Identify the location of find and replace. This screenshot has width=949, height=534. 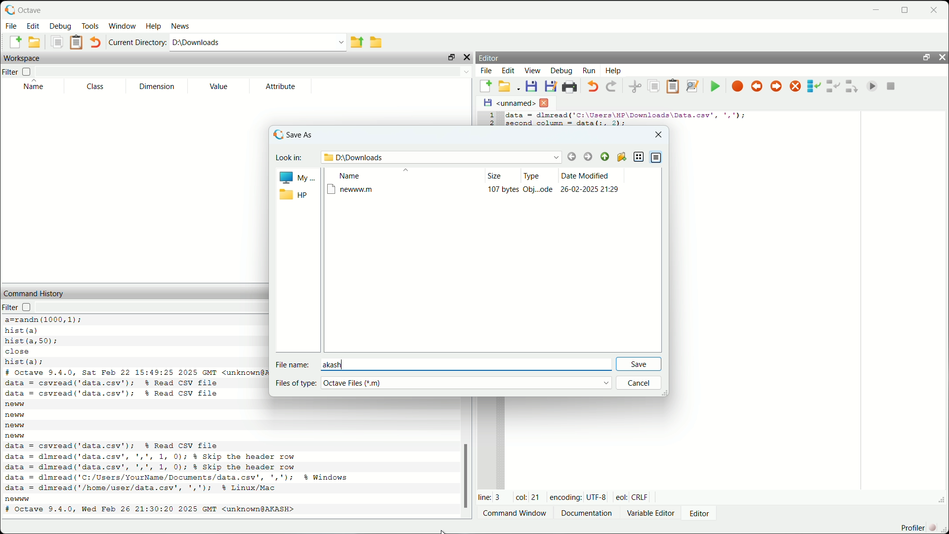
(692, 86).